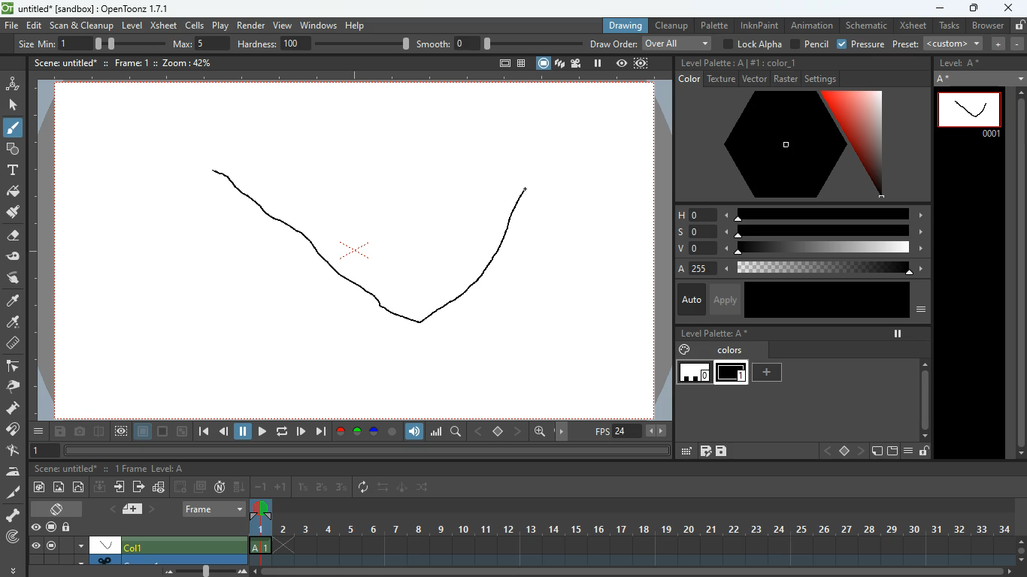 The width and height of the screenshot is (1027, 577). Describe the element at coordinates (81, 545) in the screenshot. I see `more options` at that location.